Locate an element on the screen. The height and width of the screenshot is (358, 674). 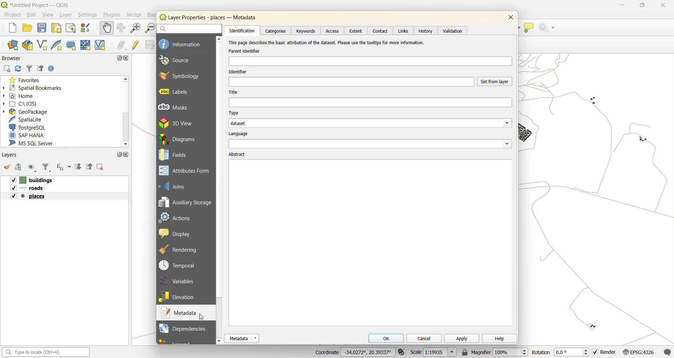
cursor is located at coordinates (203, 317).